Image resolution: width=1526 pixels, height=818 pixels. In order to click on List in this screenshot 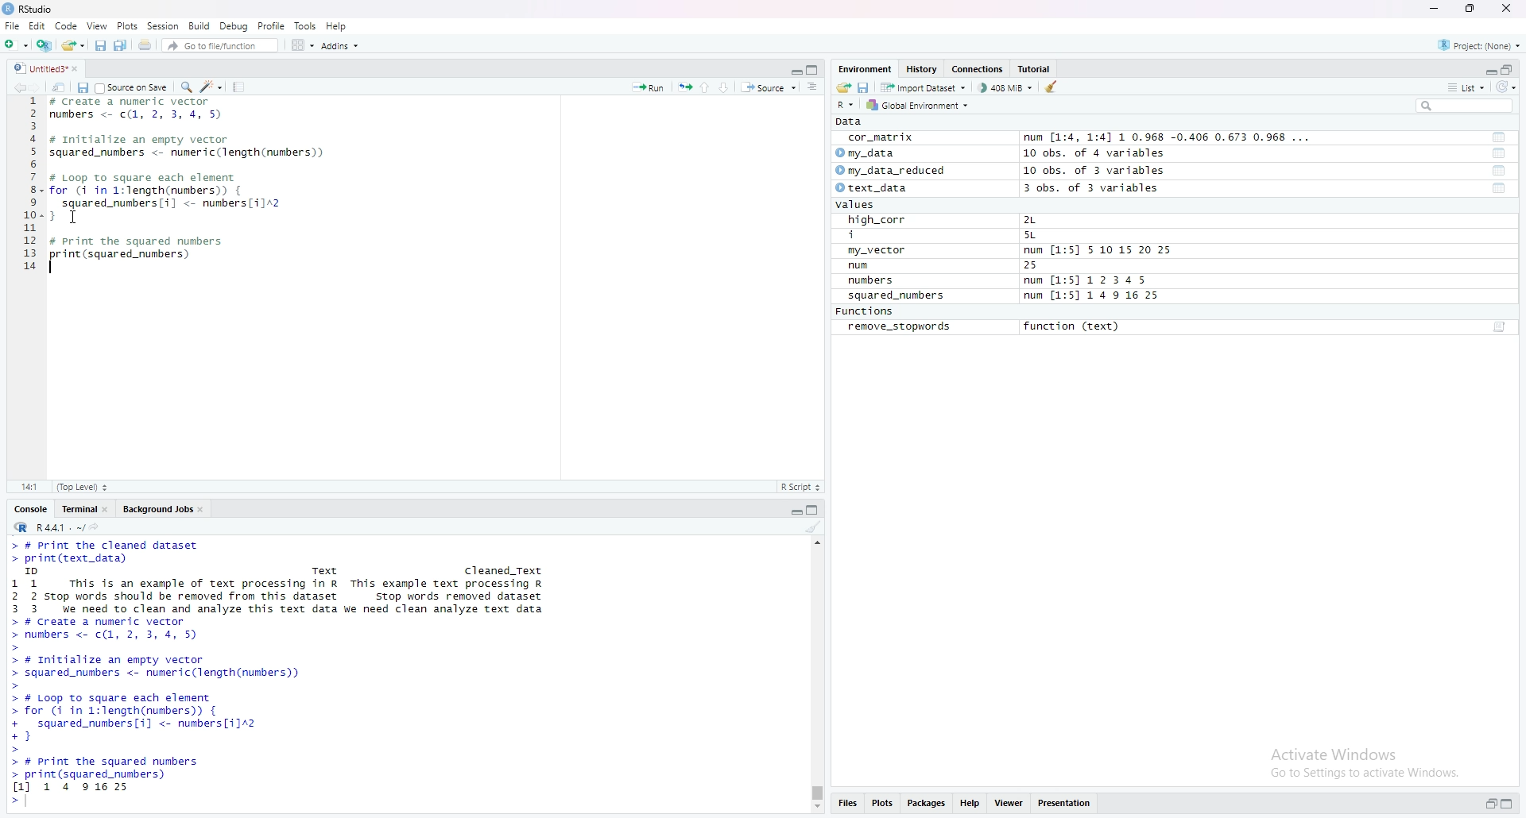, I will do `click(1466, 87)`.